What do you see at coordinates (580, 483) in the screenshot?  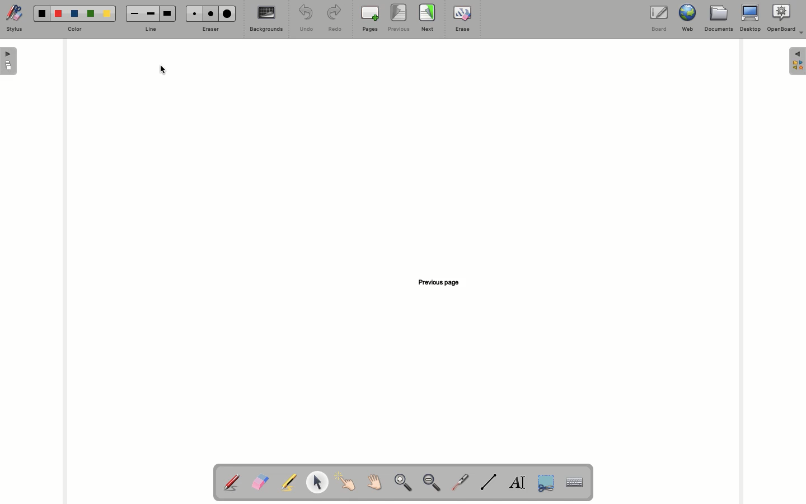 I see `Display virtual keyboard` at bounding box center [580, 483].